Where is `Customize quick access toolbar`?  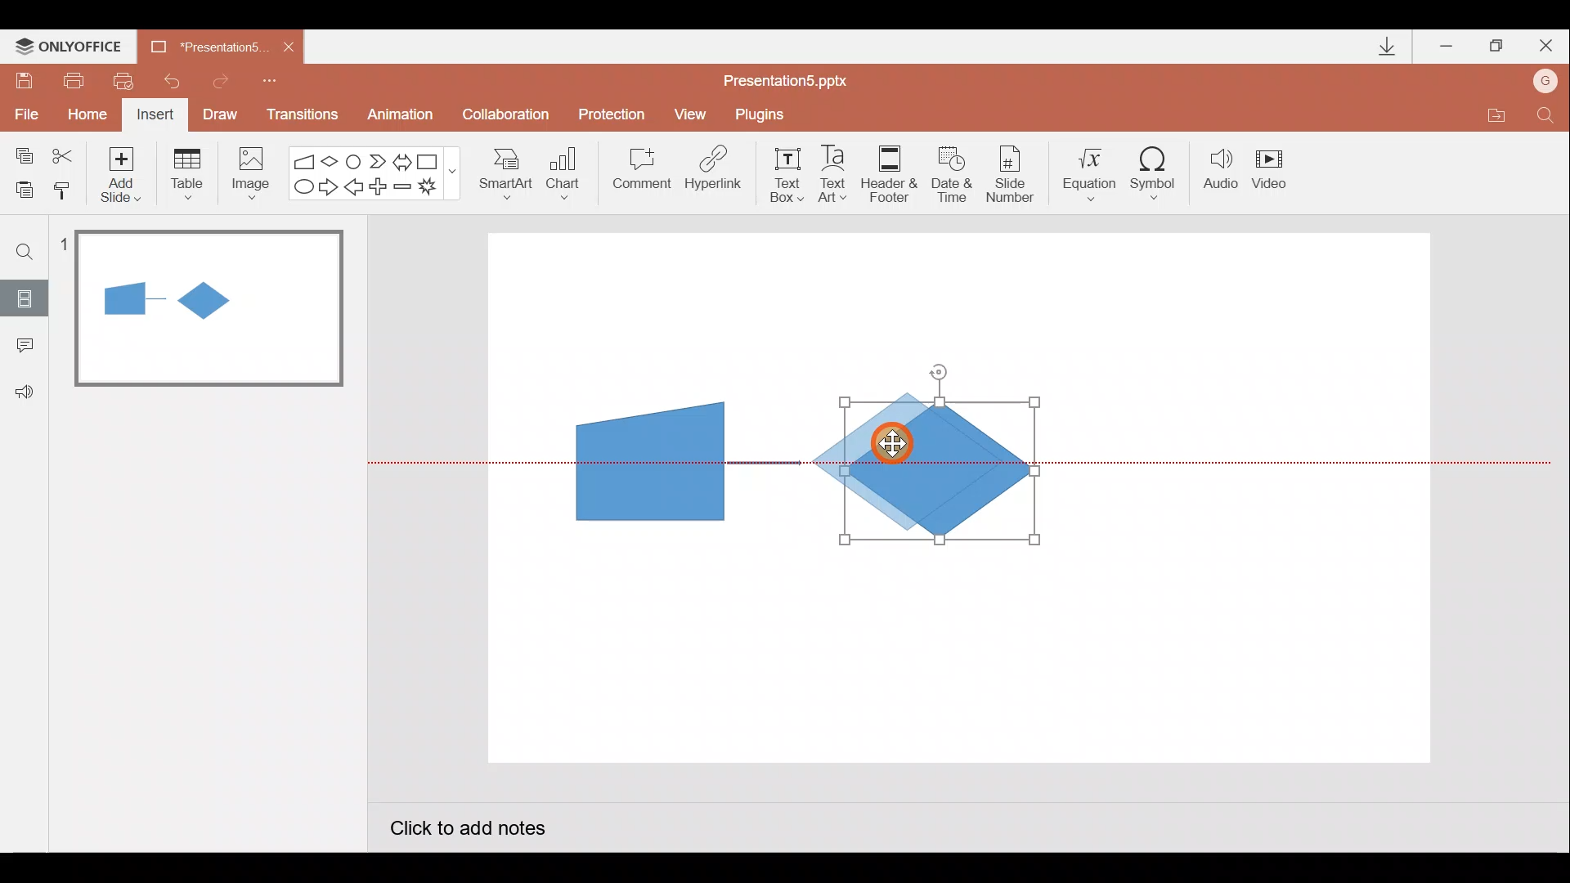
Customize quick access toolbar is located at coordinates (270, 78).